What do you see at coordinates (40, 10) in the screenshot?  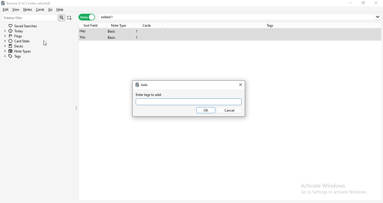 I see `cards` at bounding box center [40, 10].